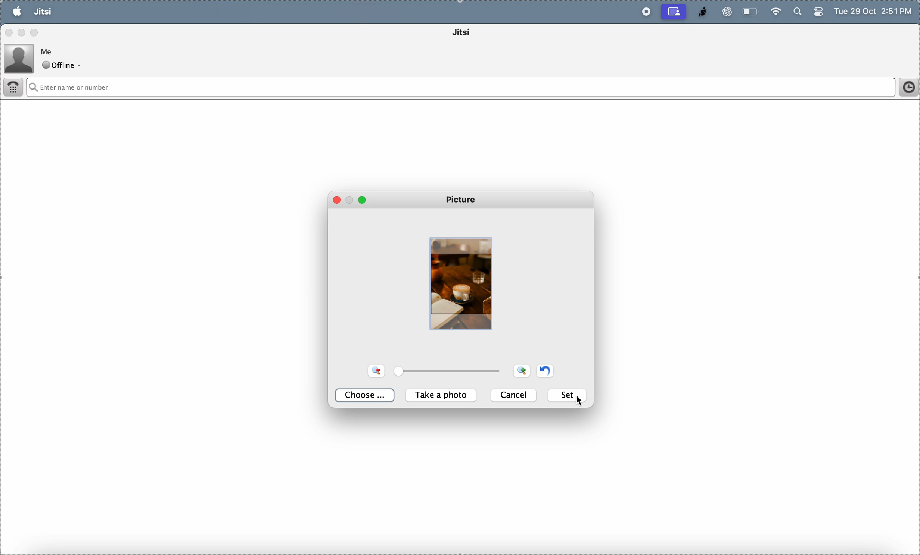  What do you see at coordinates (515, 395) in the screenshot?
I see `cancel` at bounding box center [515, 395].